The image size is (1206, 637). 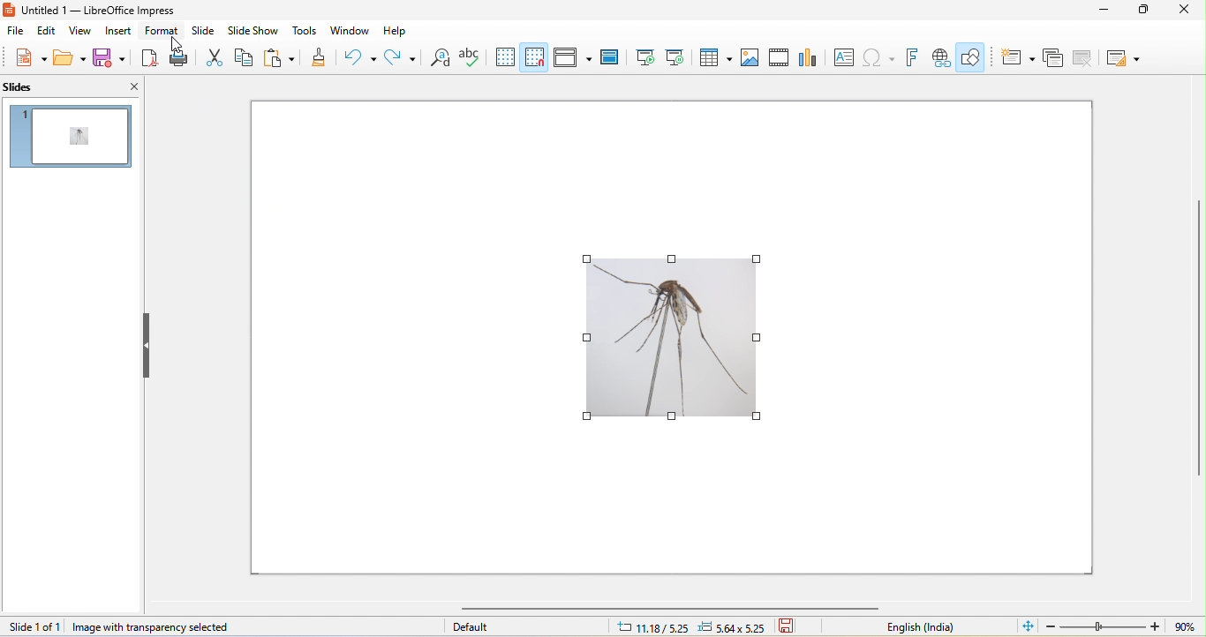 What do you see at coordinates (81, 31) in the screenshot?
I see `view` at bounding box center [81, 31].